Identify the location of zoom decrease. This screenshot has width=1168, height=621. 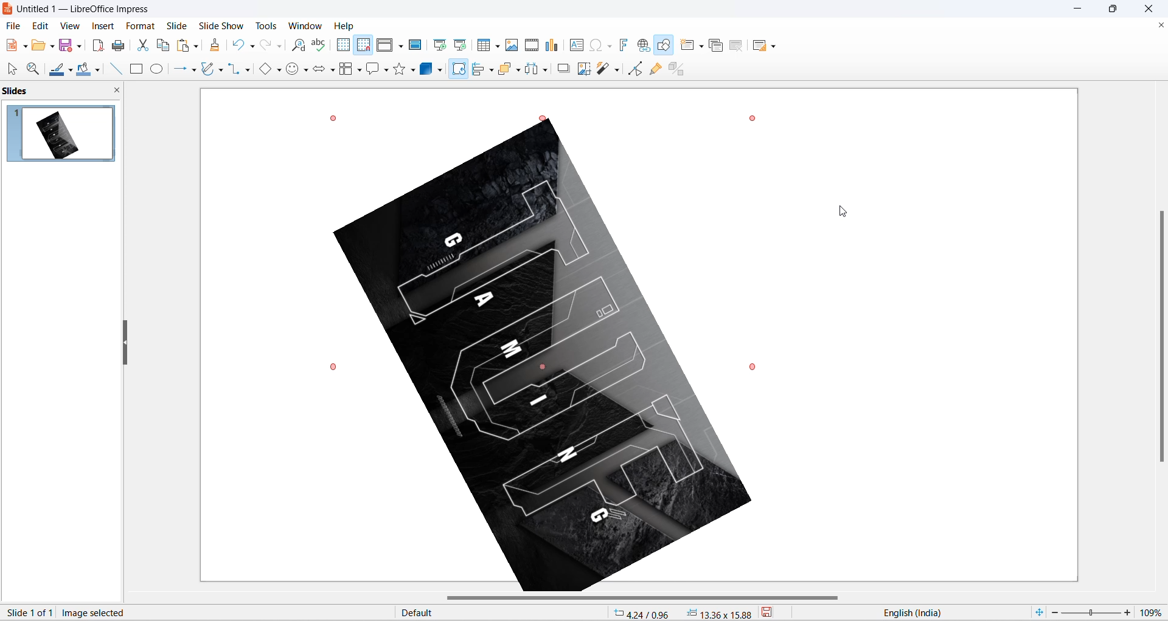
(1053, 614).